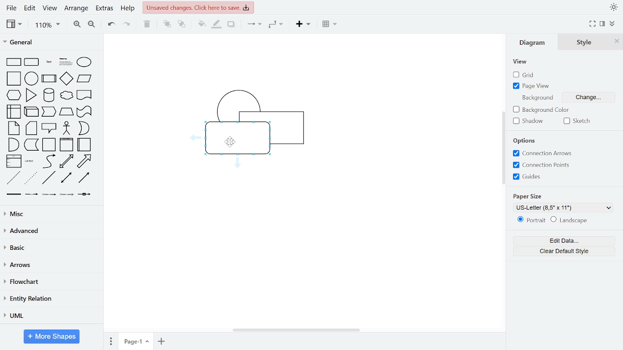  I want to click on horizontal container, so click(84, 145).